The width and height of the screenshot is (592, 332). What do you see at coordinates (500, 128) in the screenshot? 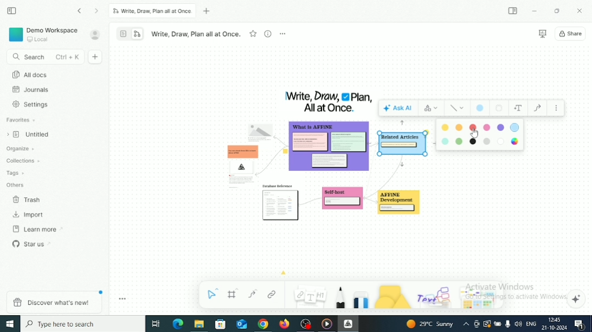
I see `Purple` at bounding box center [500, 128].